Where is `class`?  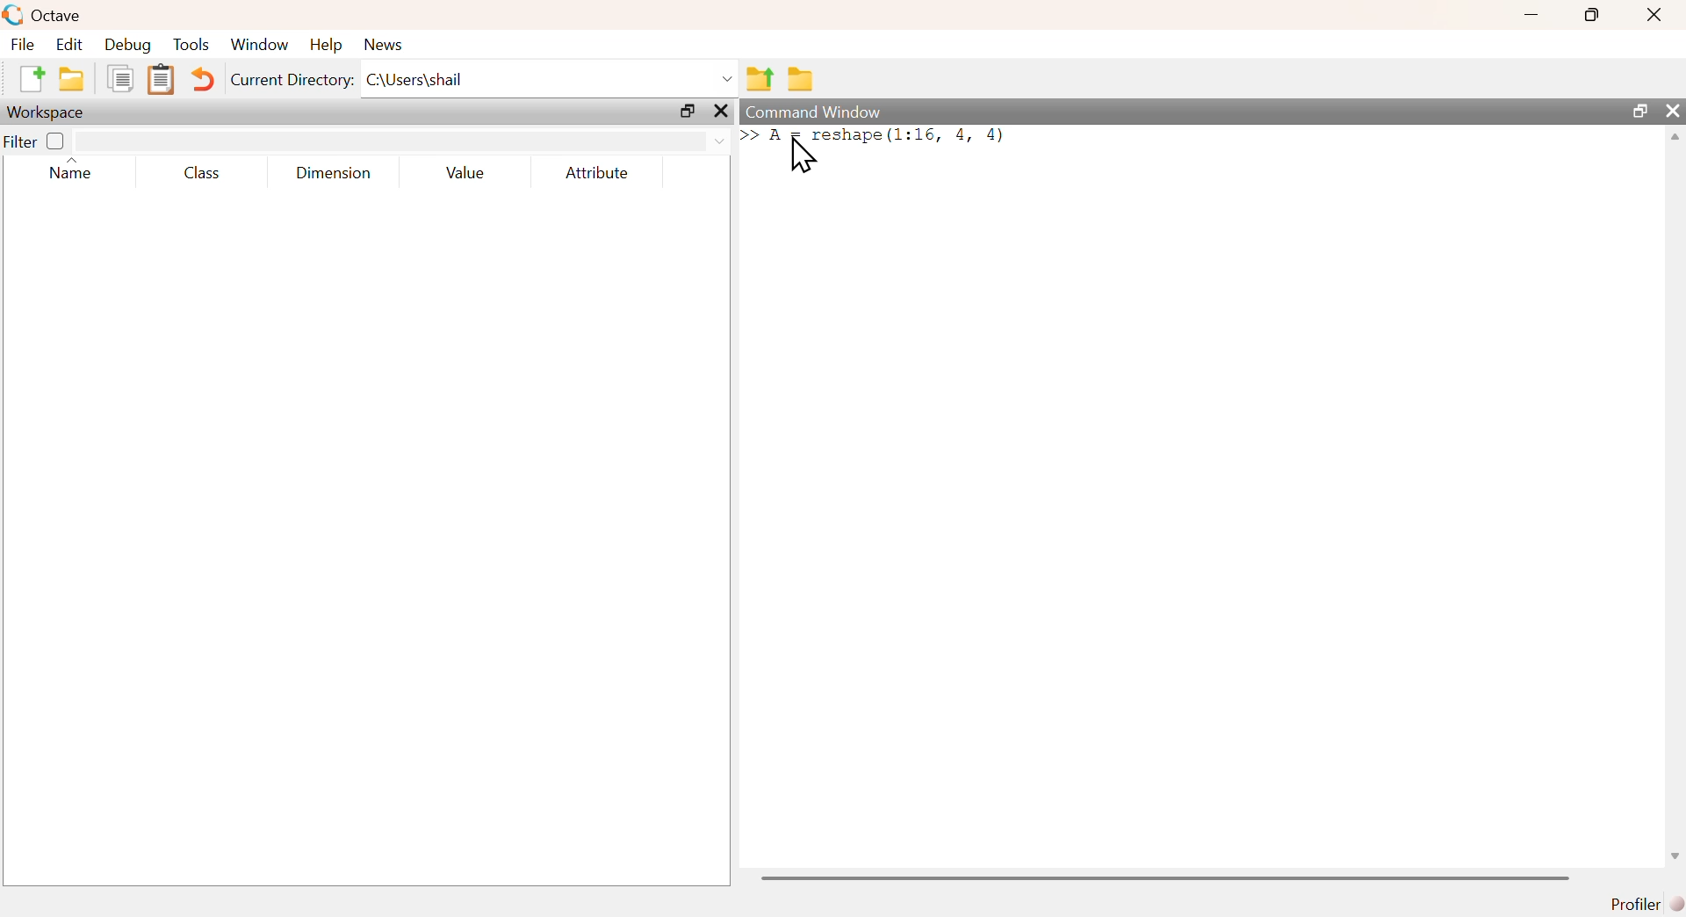
class is located at coordinates (203, 174).